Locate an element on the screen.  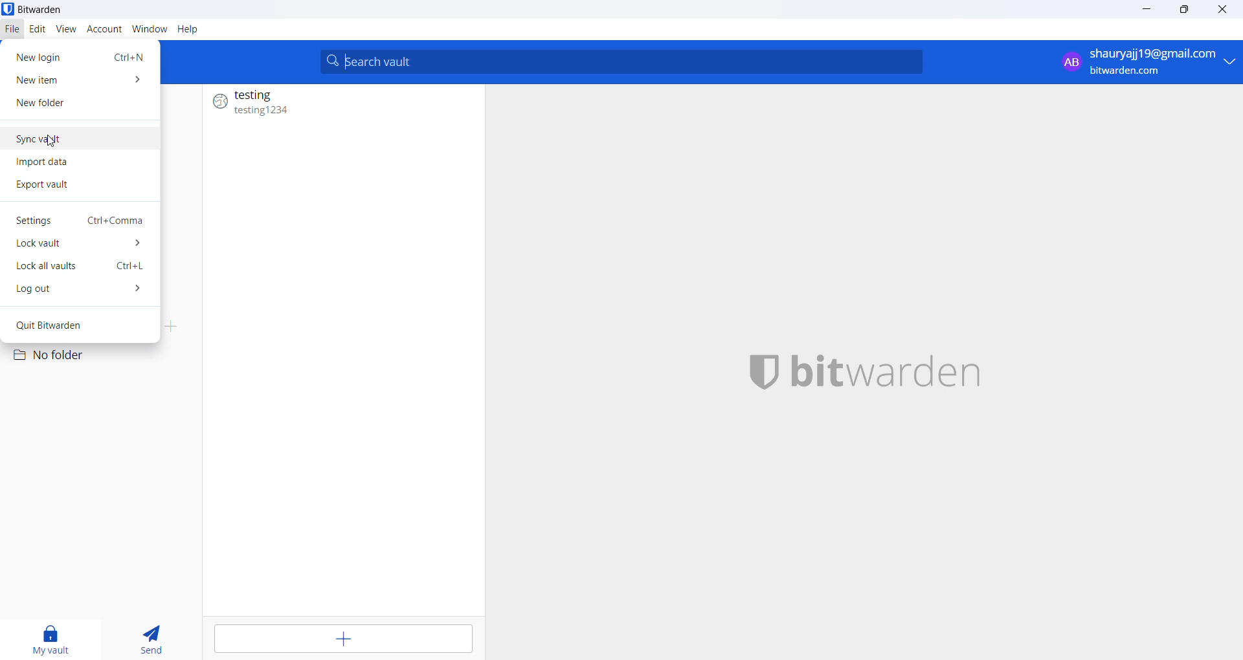
maximize is located at coordinates (1184, 11).